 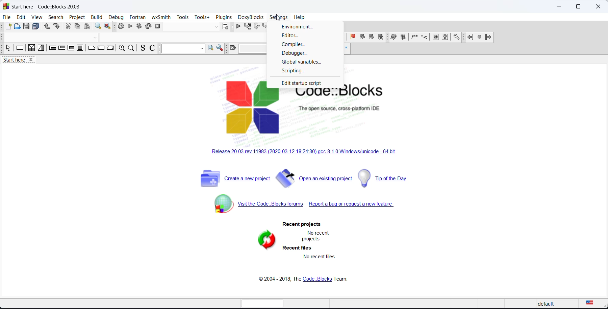 What do you see at coordinates (183, 17) in the screenshot?
I see `tools` at bounding box center [183, 17].